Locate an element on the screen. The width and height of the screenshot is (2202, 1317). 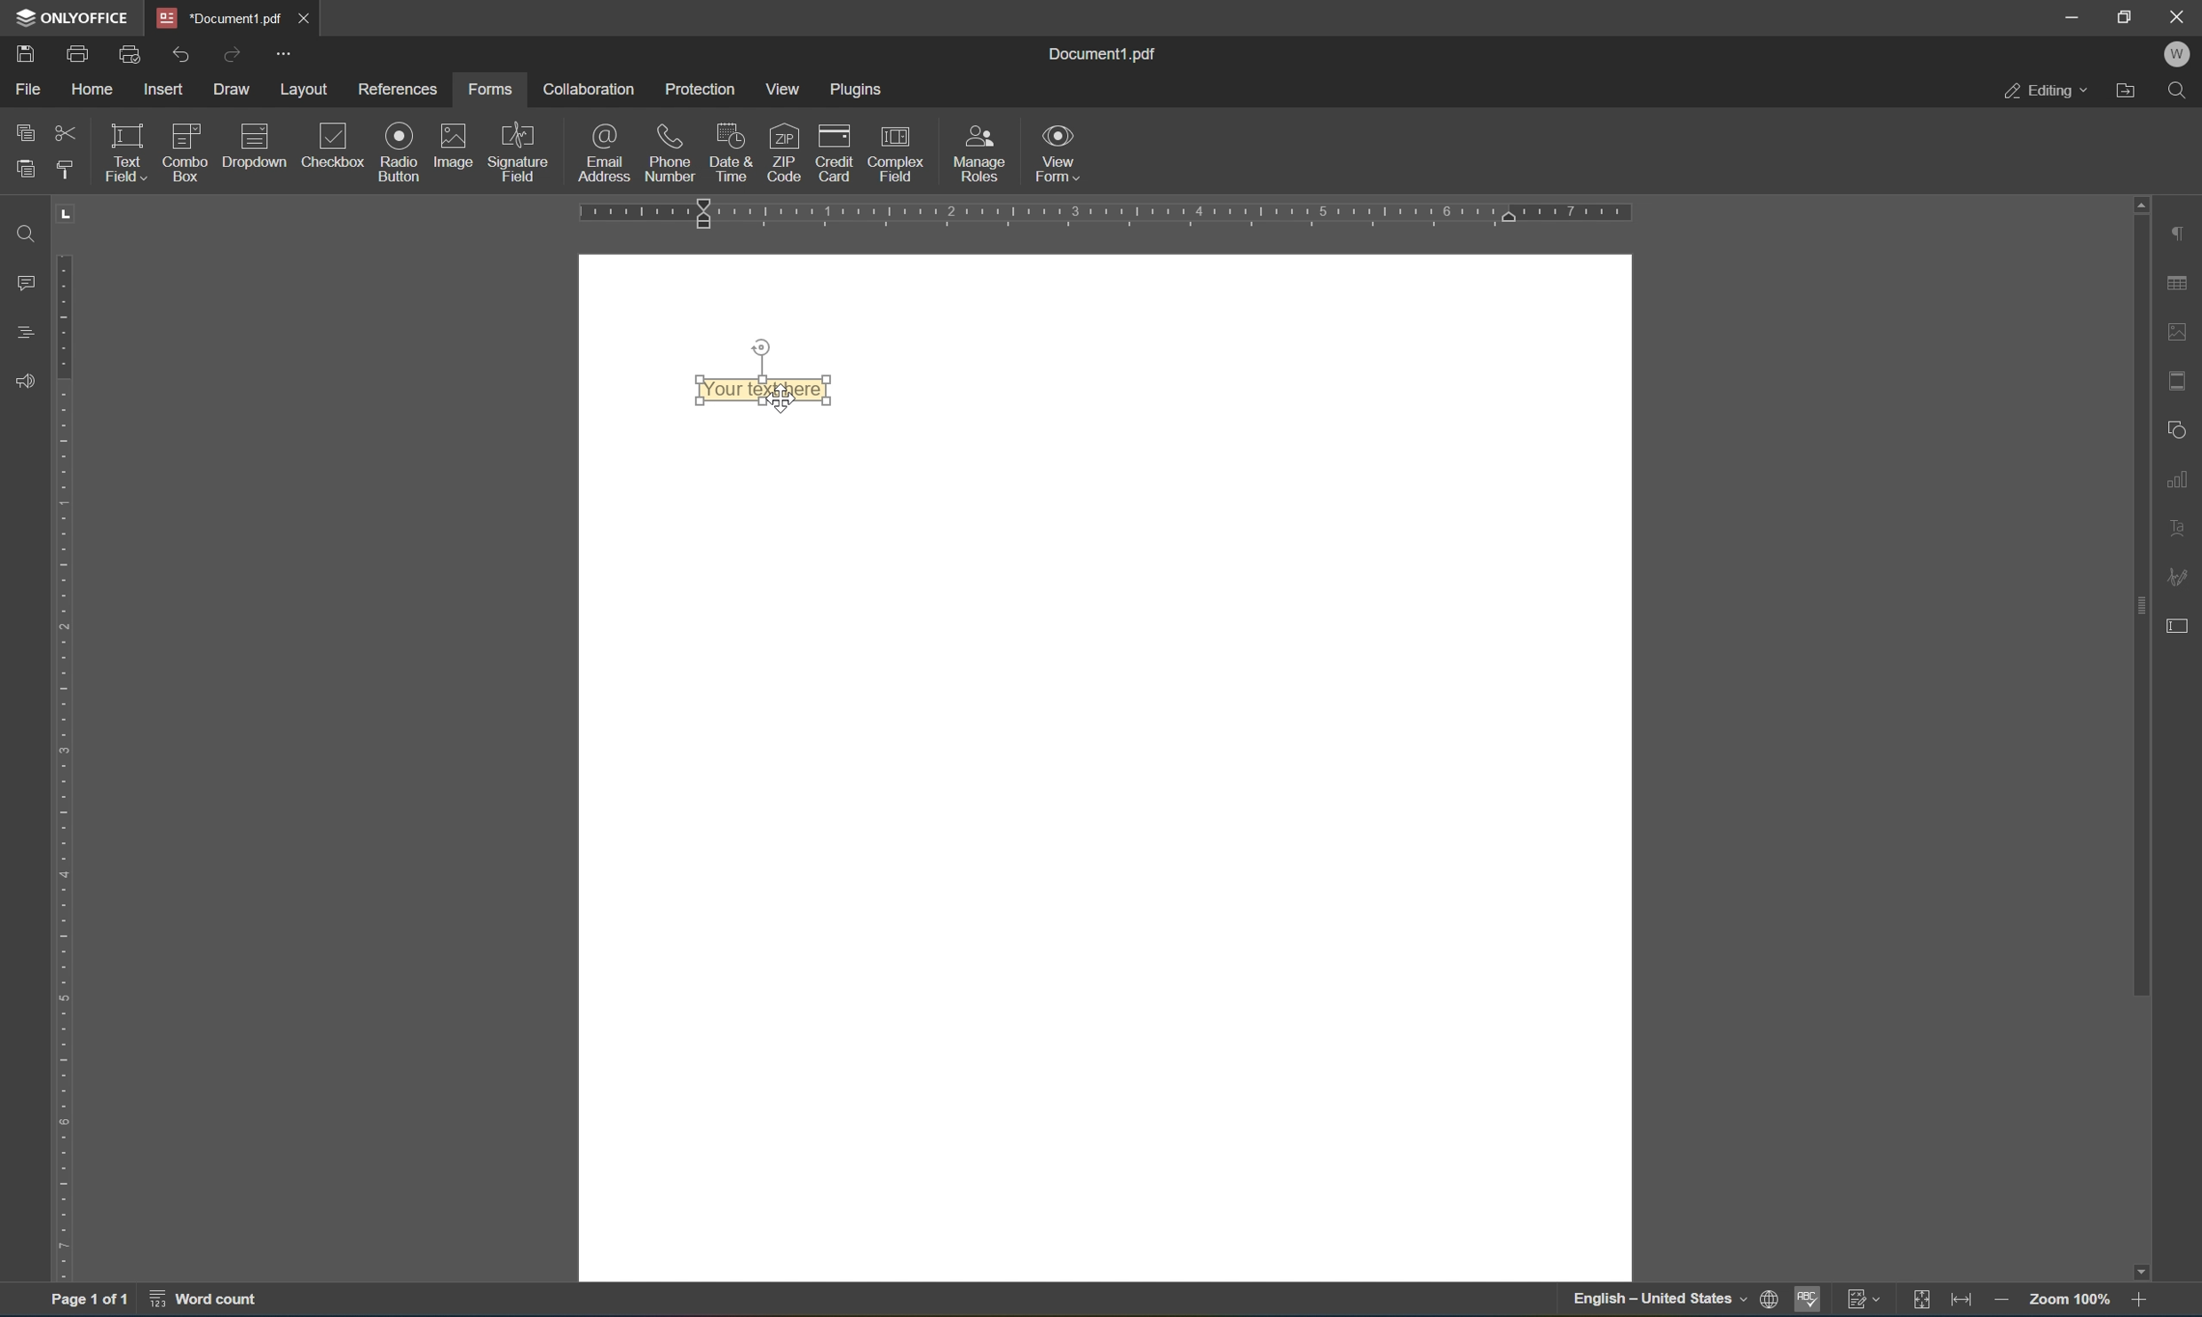
undo is located at coordinates (182, 54).